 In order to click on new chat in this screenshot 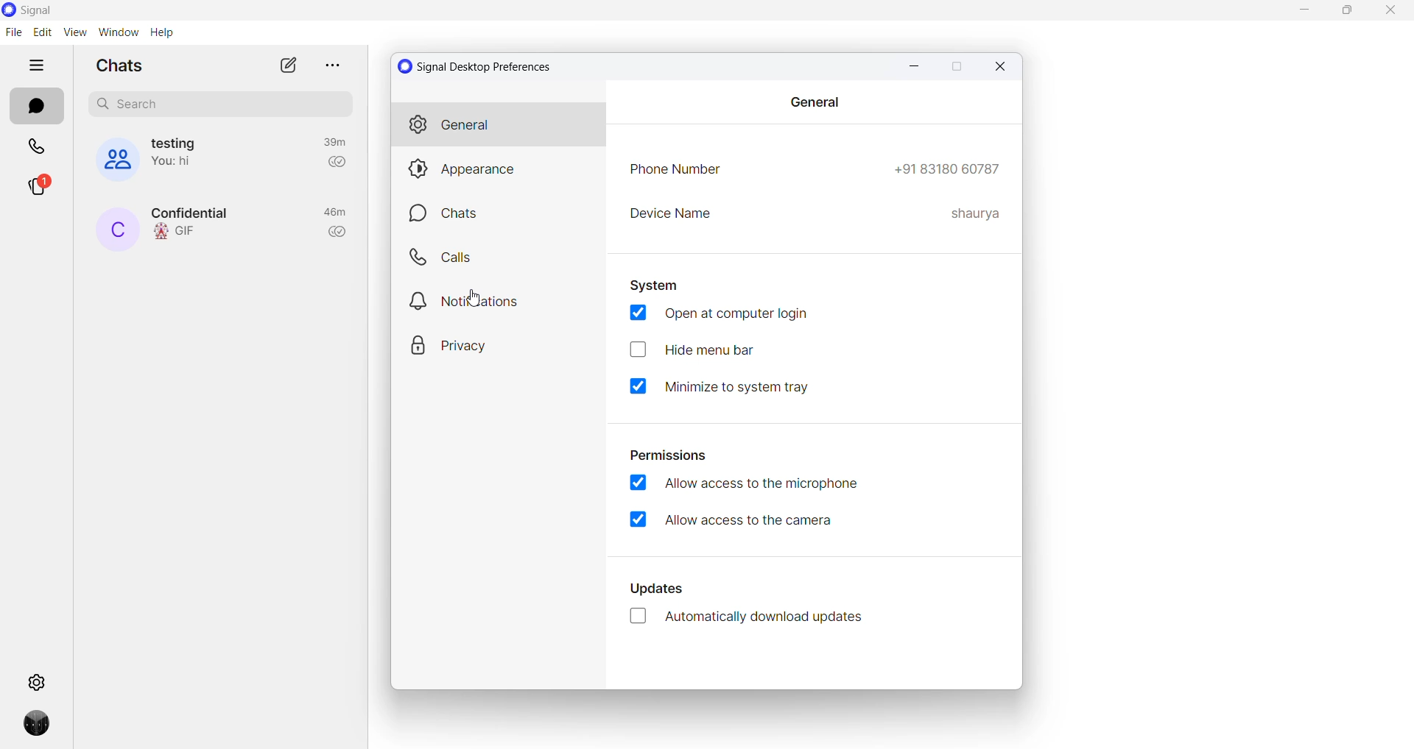, I will do `click(286, 66)`.